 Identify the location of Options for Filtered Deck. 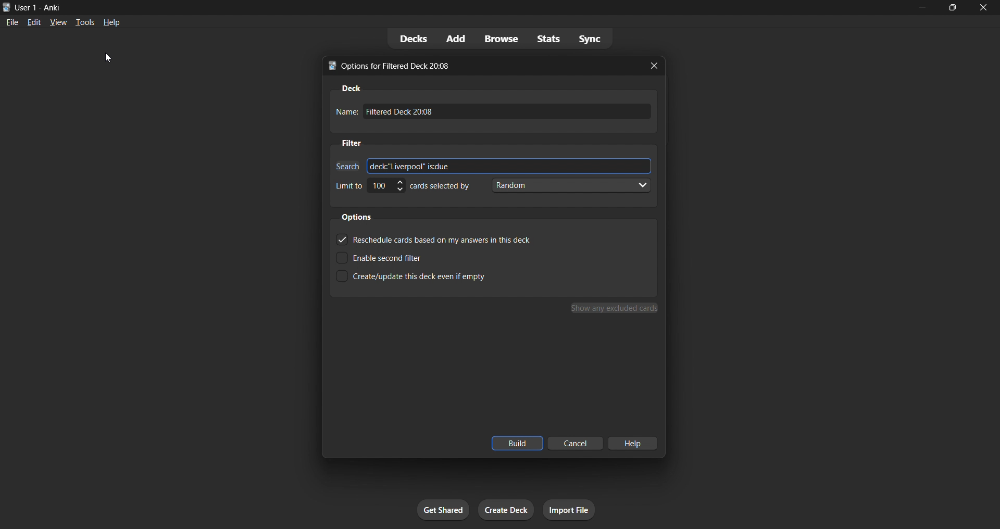
(403, 66).